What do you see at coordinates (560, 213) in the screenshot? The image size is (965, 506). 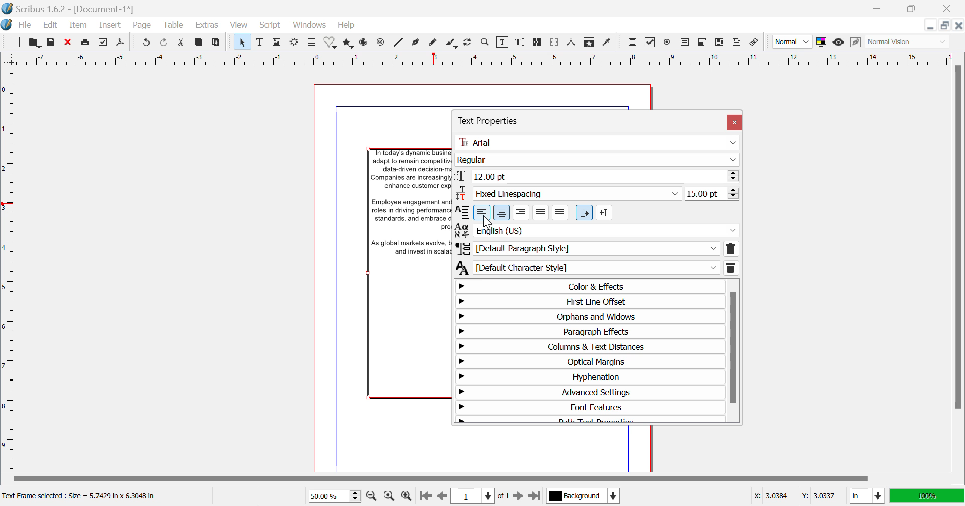 I see `Forced Justified` at bounding box center [560, 213].